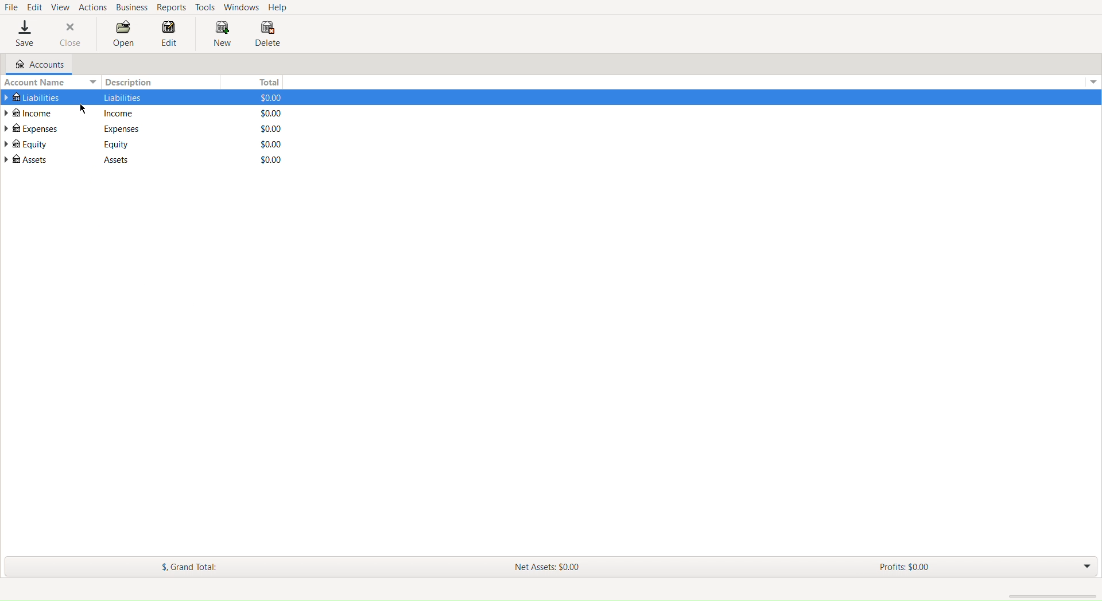 The height and width of the screenshot is (601, 1102). What do you see at coordinates (45, 98) in the screenshot?
I see `Liabilities` at bounding box center [45, 98].